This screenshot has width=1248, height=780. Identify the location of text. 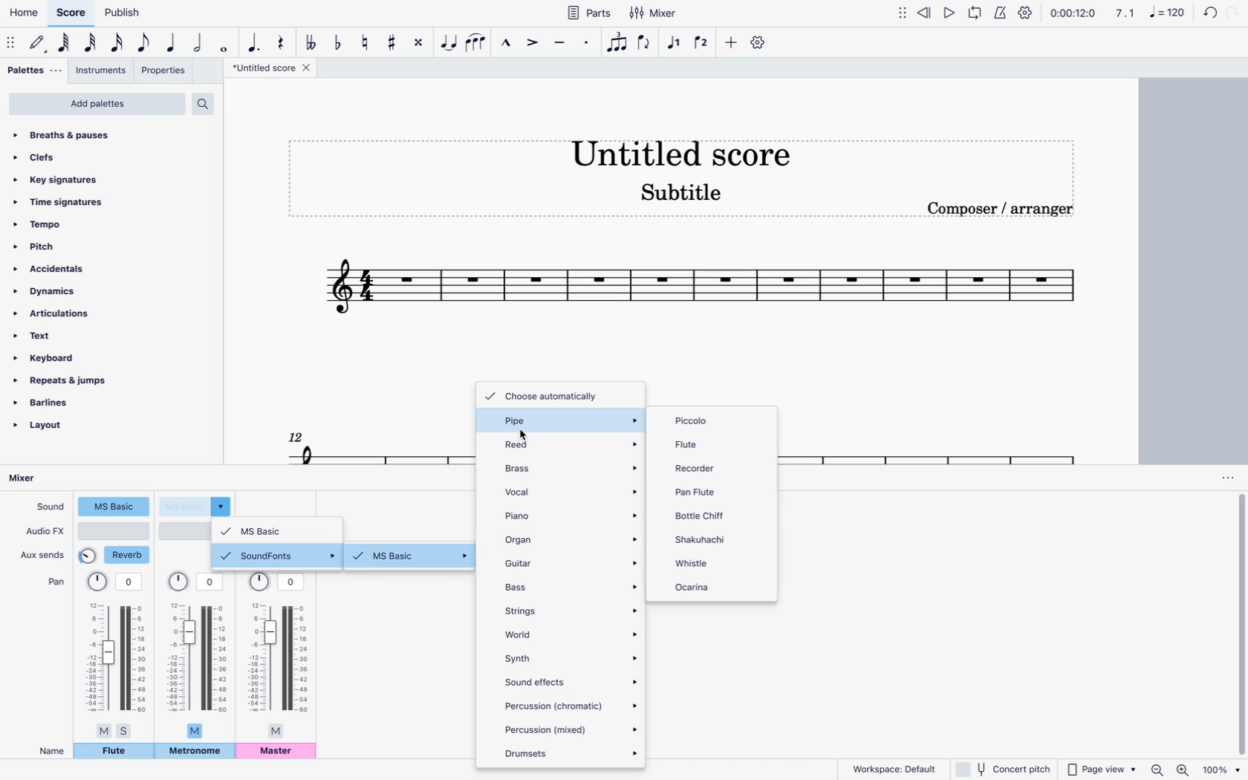
(78, 336).